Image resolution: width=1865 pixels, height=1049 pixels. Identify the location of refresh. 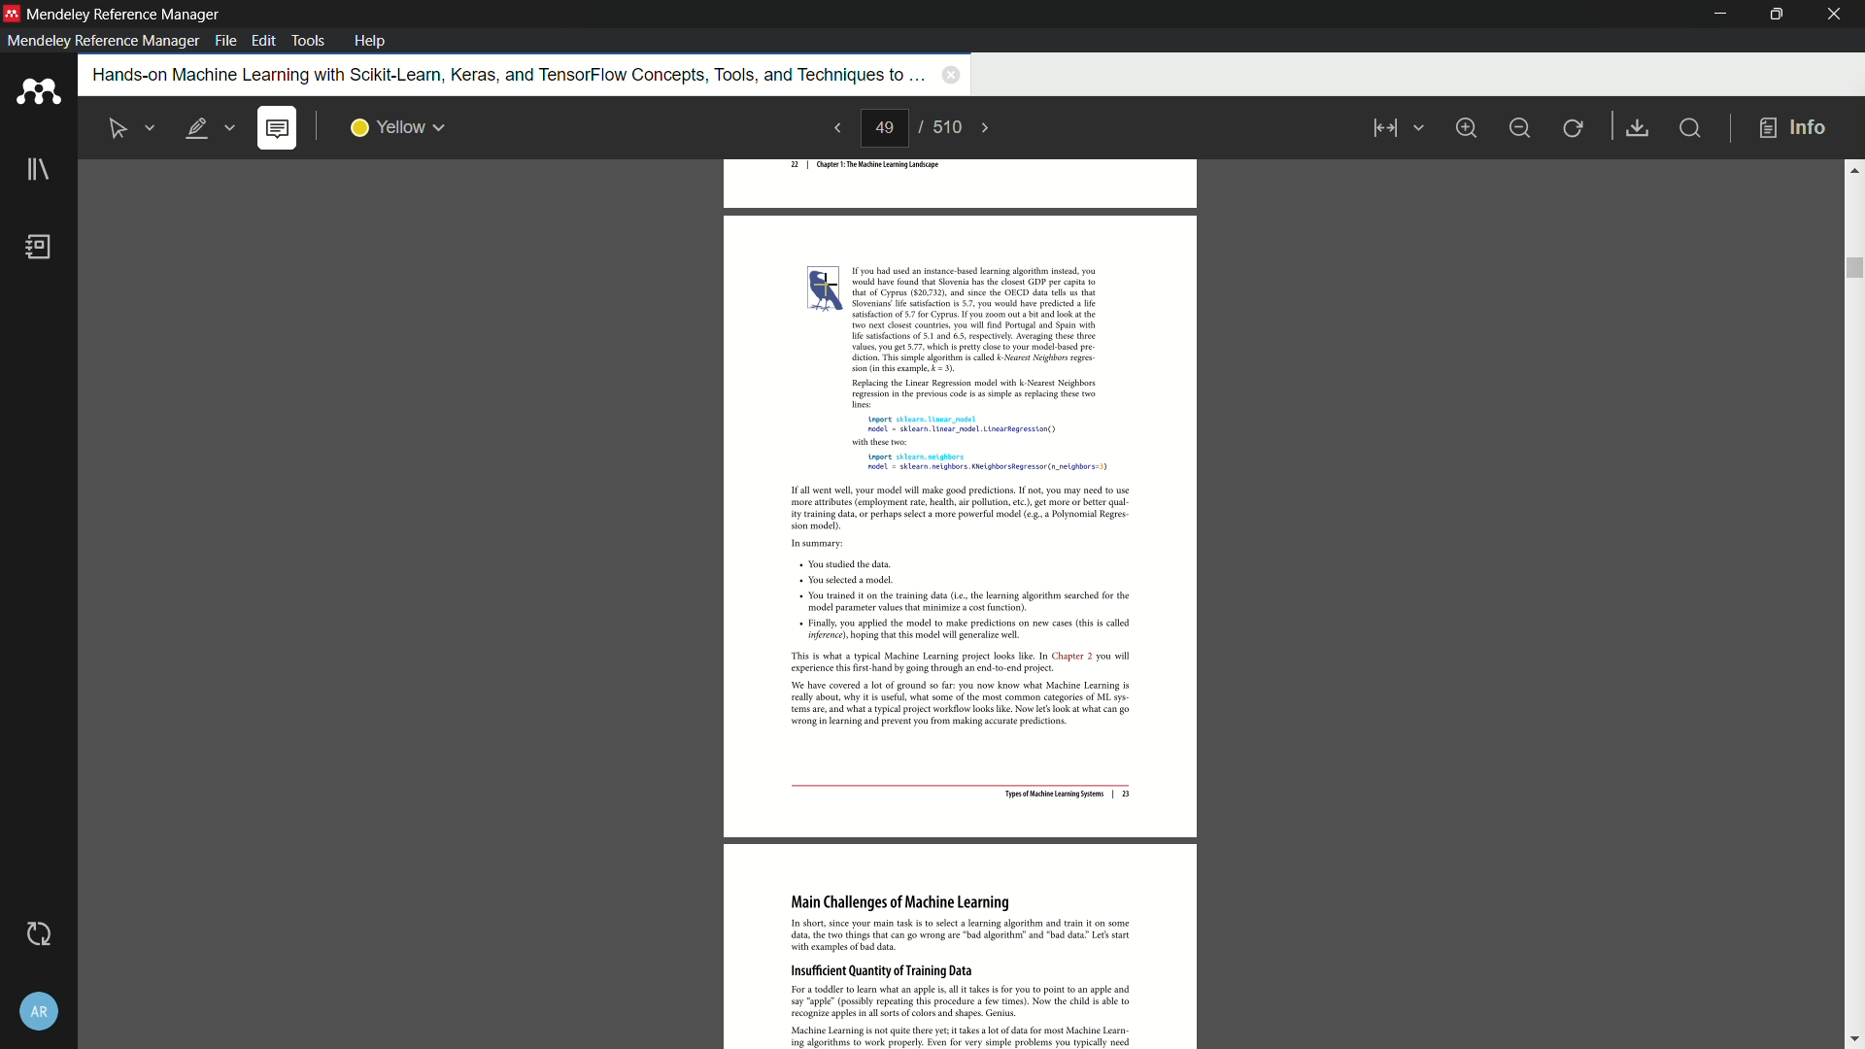
(1575, 127).